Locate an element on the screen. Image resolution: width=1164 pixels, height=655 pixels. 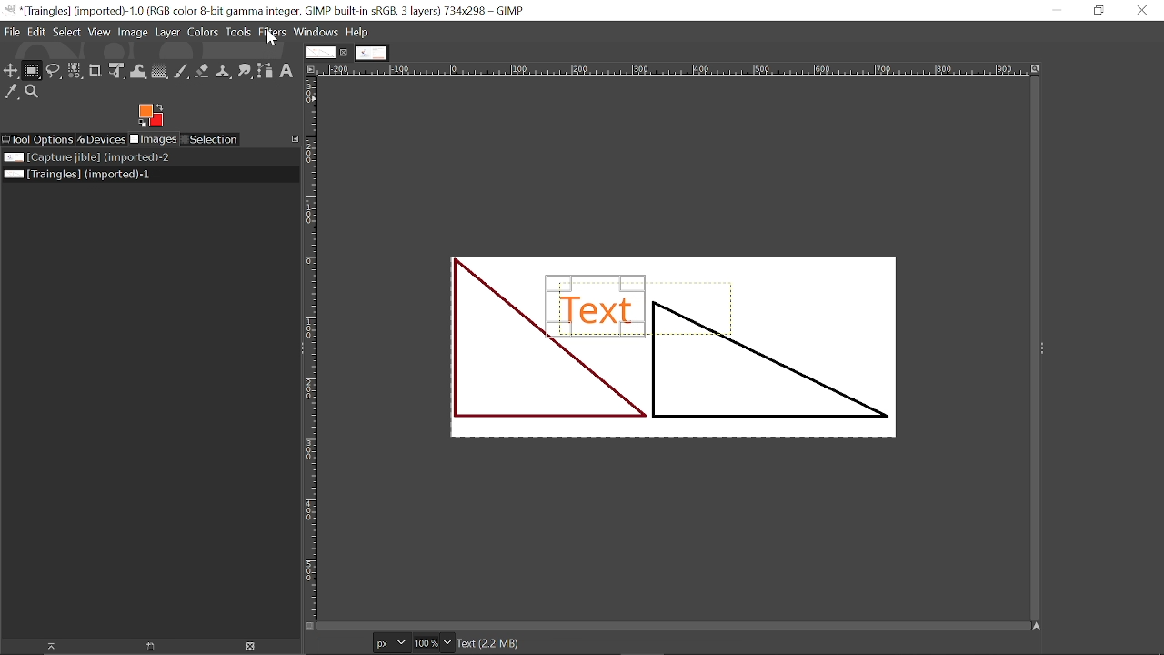
Zoom when window size changes is located at coordinates (1038, 69).